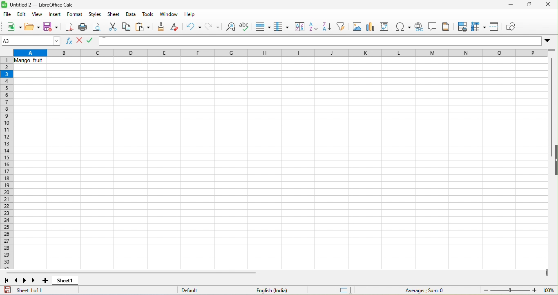  I want to click on freeze row and column, so click(480, 27).